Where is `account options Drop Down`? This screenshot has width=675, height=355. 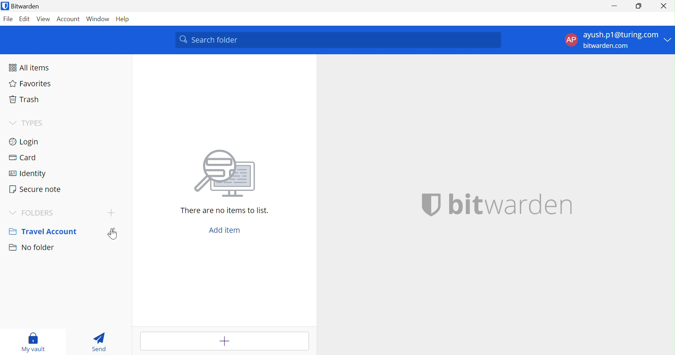
account options Drop Down is located at coordinates (617, 42).